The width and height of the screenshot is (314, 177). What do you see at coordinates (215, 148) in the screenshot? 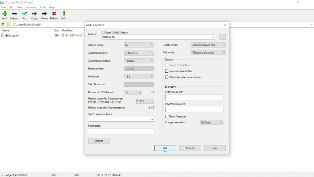
I see `Help` at bounding box center [215, 148].